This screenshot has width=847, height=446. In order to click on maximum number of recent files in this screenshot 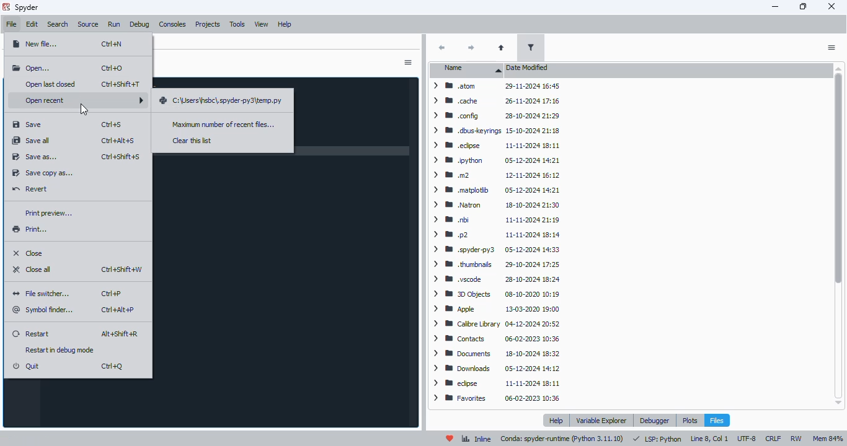, I will do `click(223, 125)`.